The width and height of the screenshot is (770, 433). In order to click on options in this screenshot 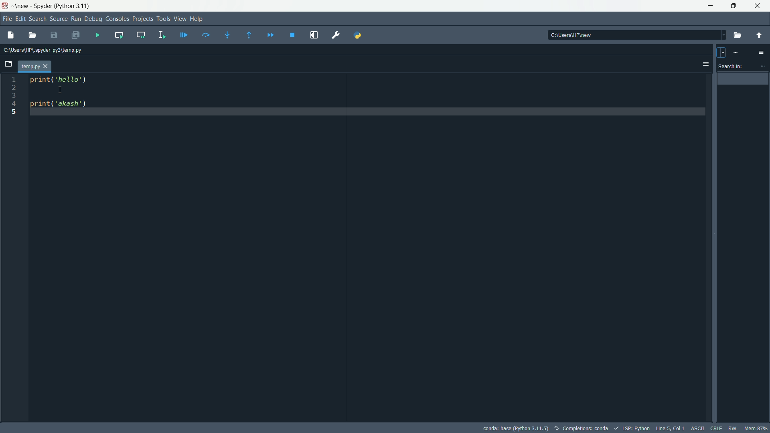, I will do `click(703, 63)`.